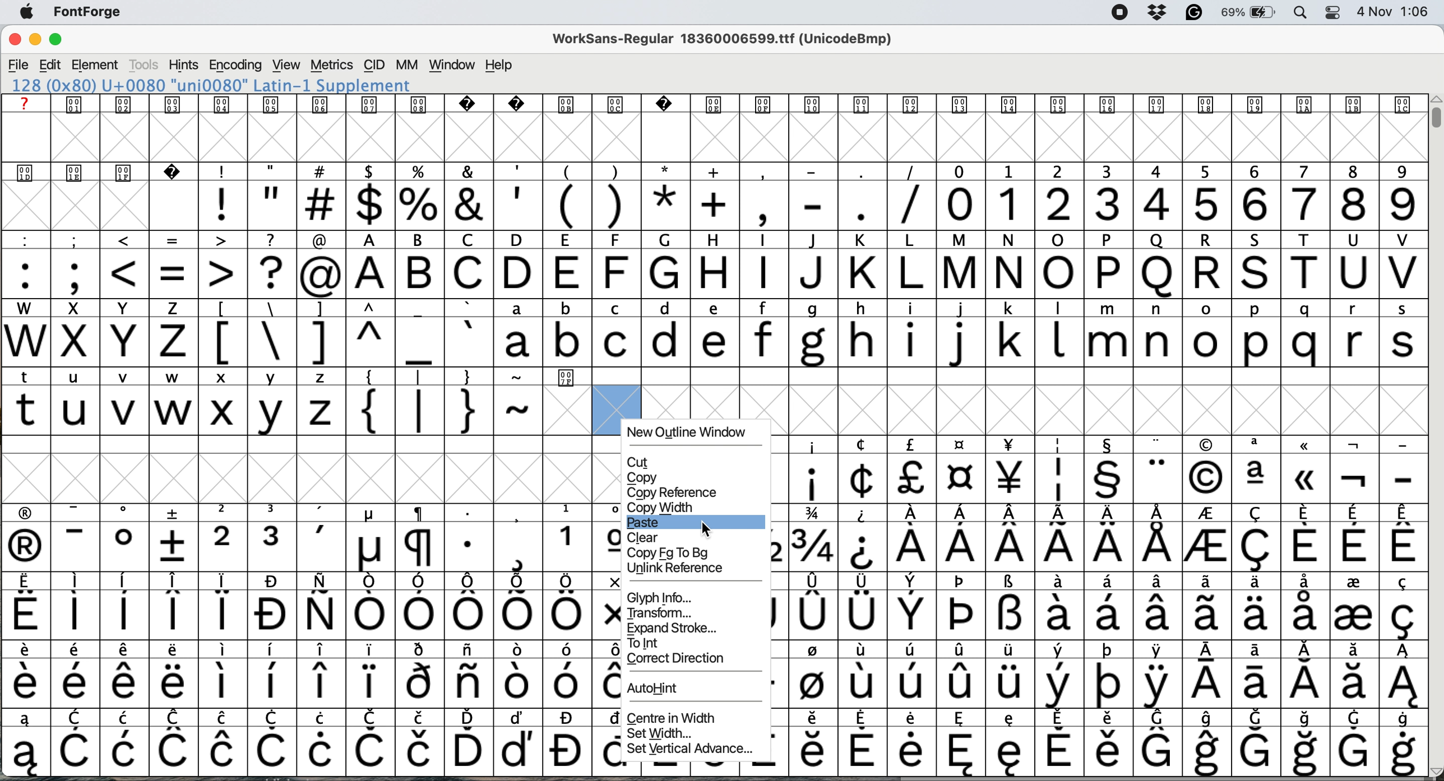  Describe the element at coordinates (173, 273) in the screenshot. I see `special characters` at that location.